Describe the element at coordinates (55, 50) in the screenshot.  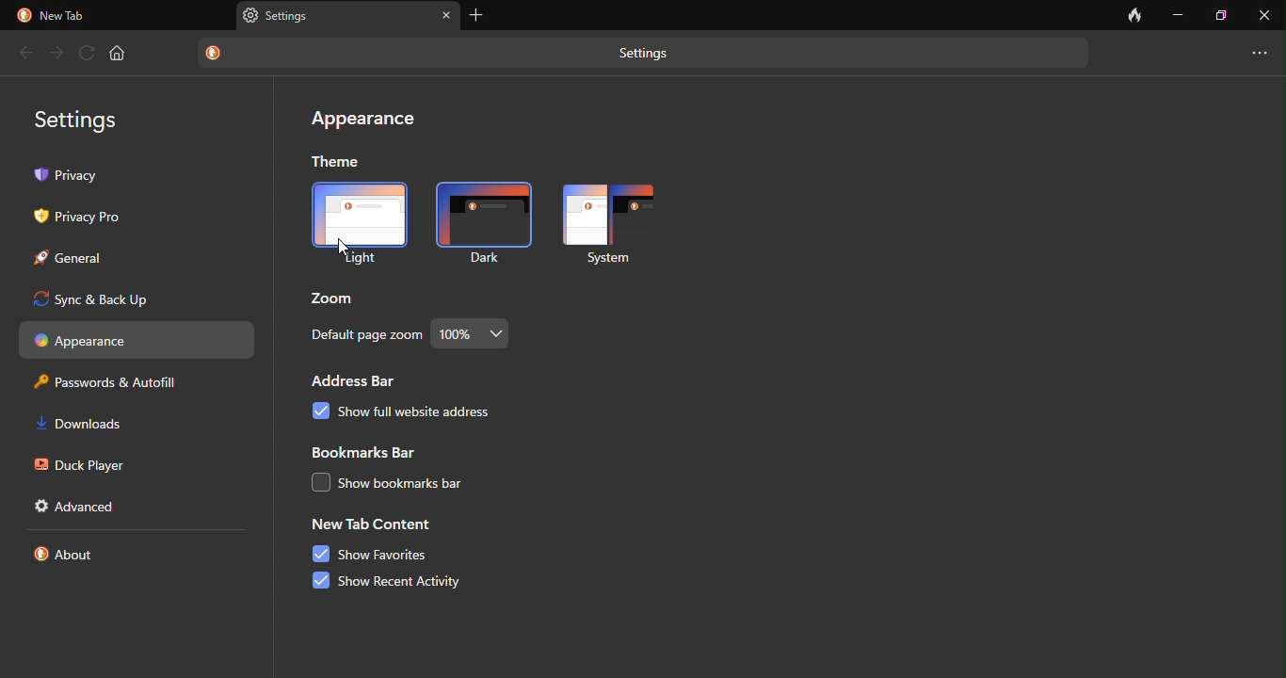
I see `forward` at that location.